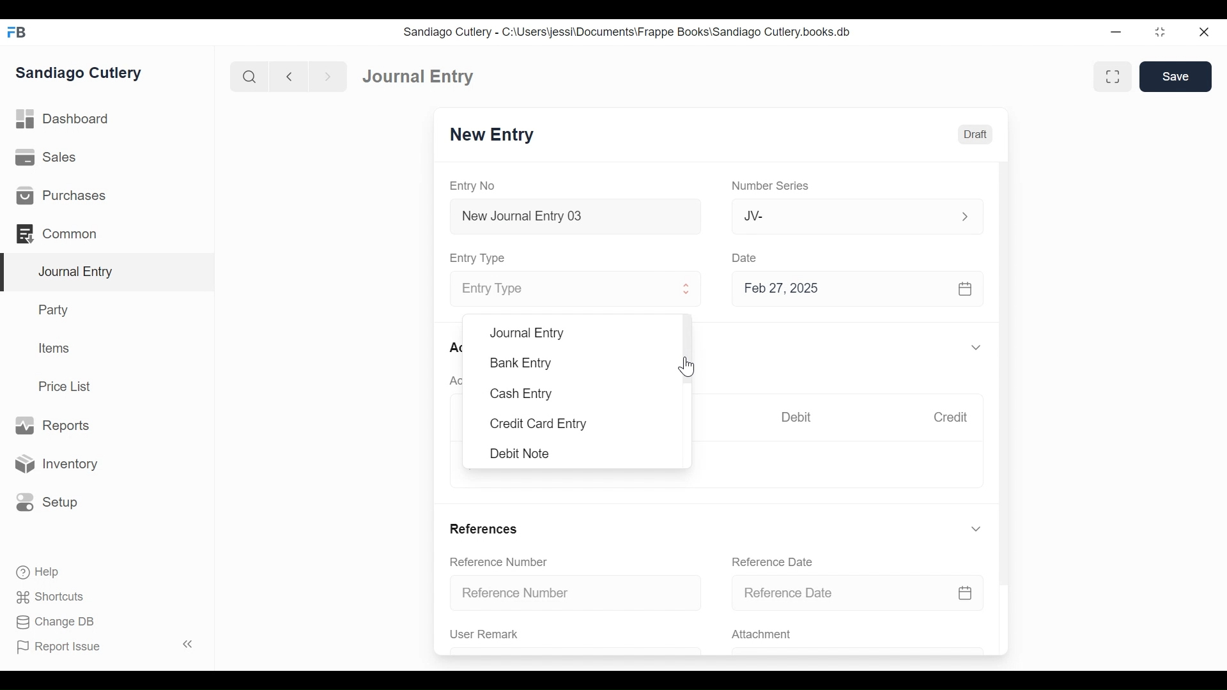 The image size is (1227, 690). Describe the element at coordinates (47, 503) in the screenshot. I see `Setup` at that location.